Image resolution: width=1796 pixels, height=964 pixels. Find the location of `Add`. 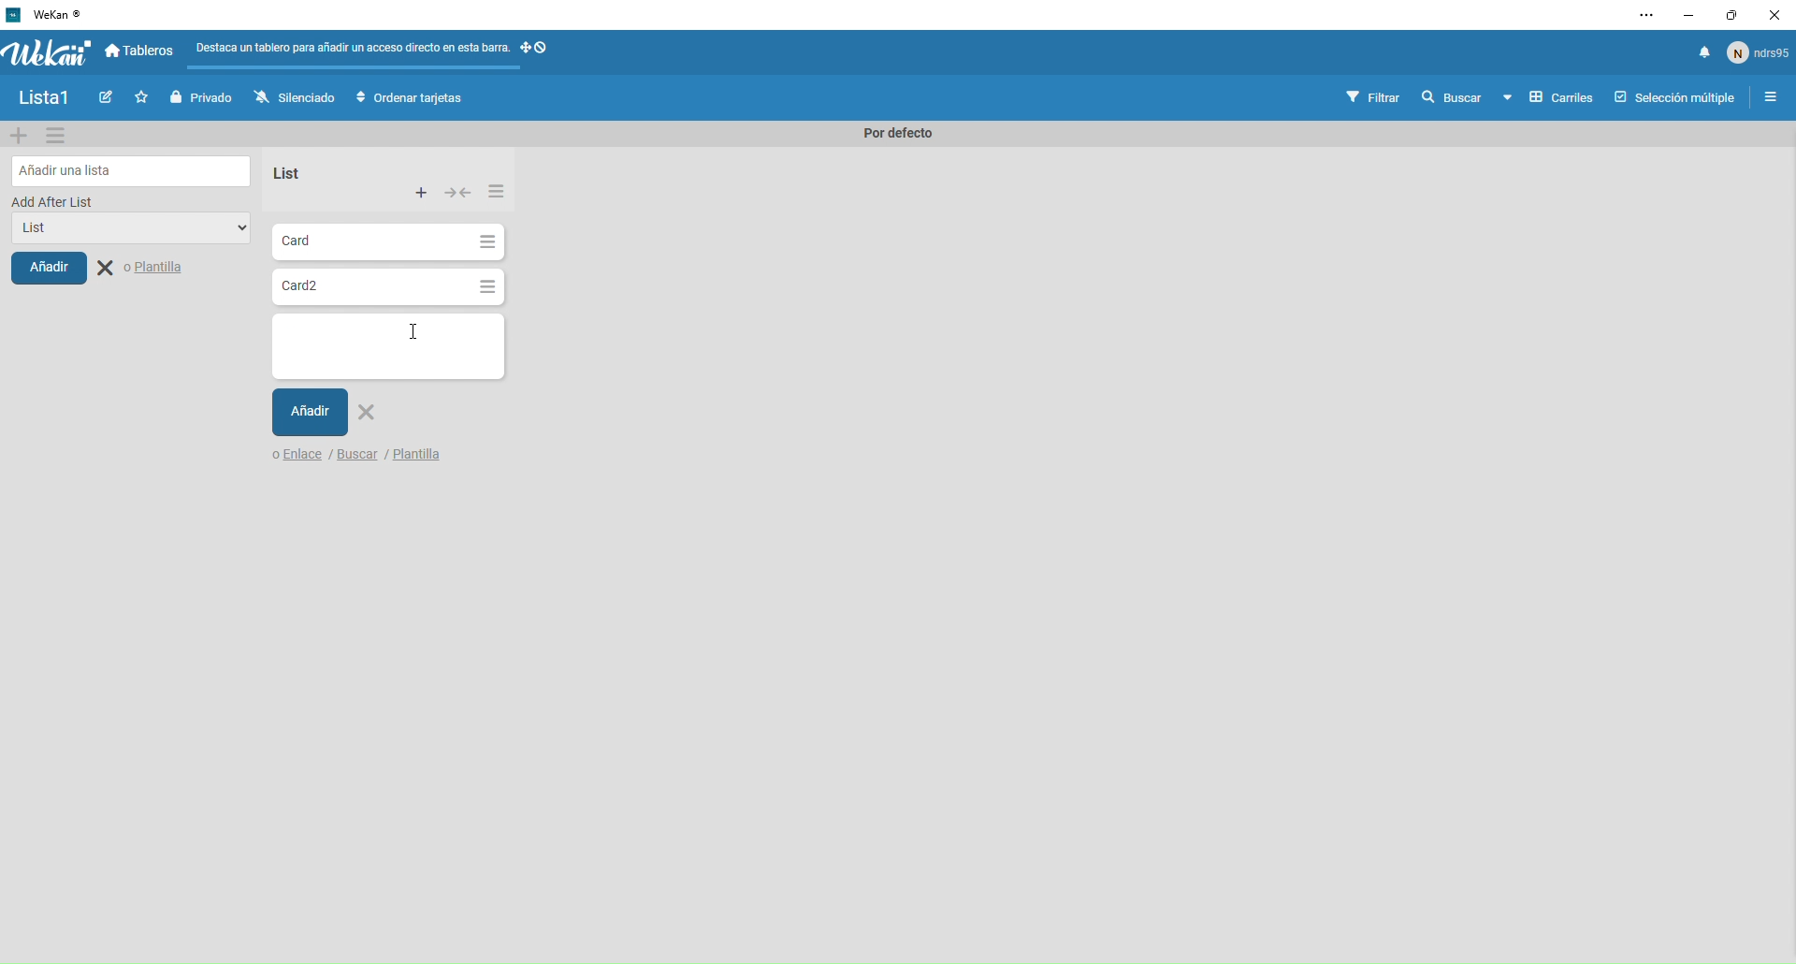

Add is located at coordinates (311, 413).